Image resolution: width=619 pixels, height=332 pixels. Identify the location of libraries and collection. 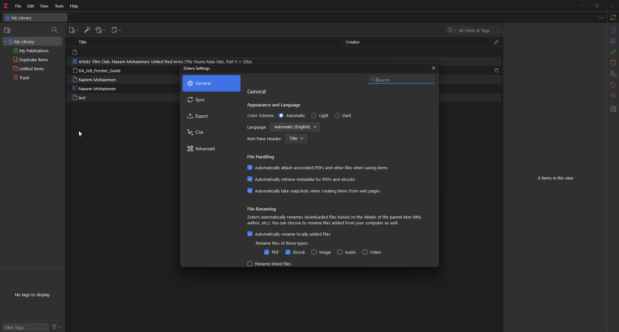
(613, 74).